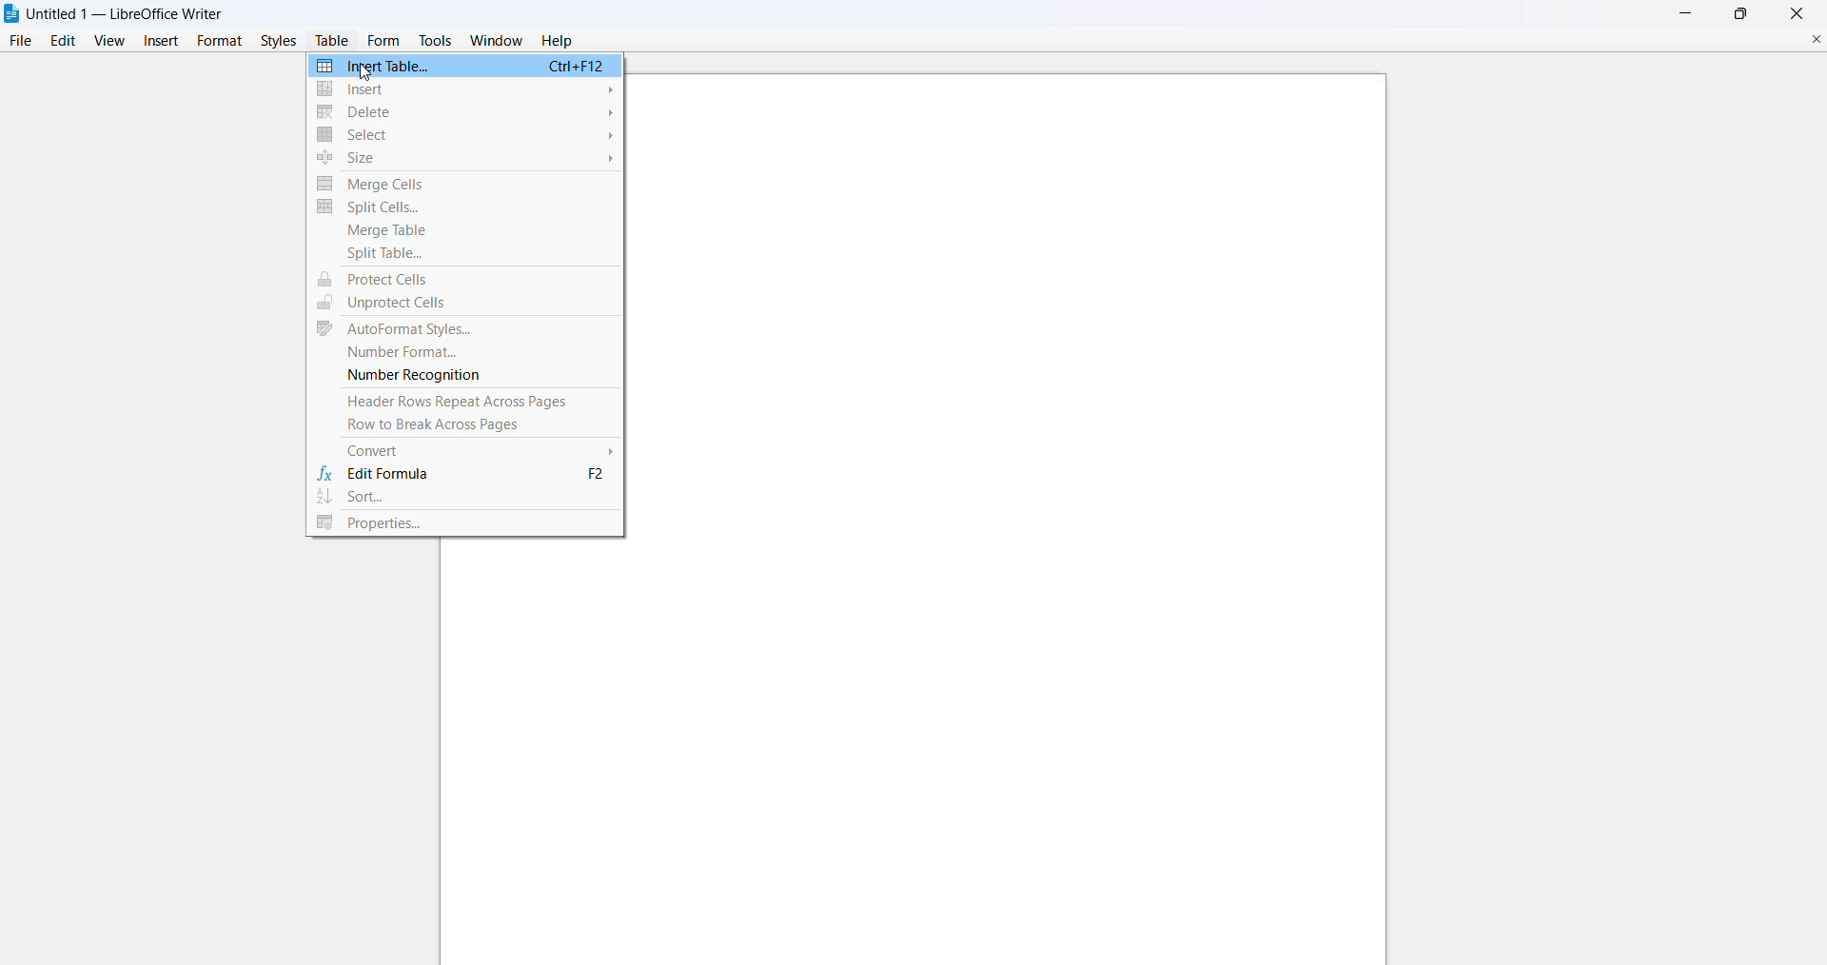 Image resolution: width=1827 pixels, height=965 pixels. I want to click on file, so click(18, 41).